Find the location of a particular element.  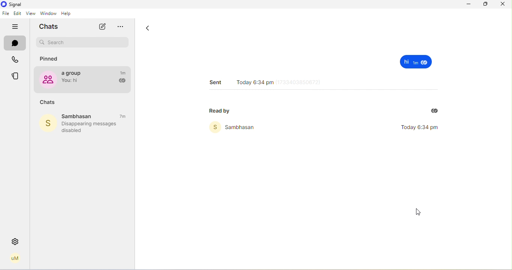

settings is located at coordinates (15, 242).